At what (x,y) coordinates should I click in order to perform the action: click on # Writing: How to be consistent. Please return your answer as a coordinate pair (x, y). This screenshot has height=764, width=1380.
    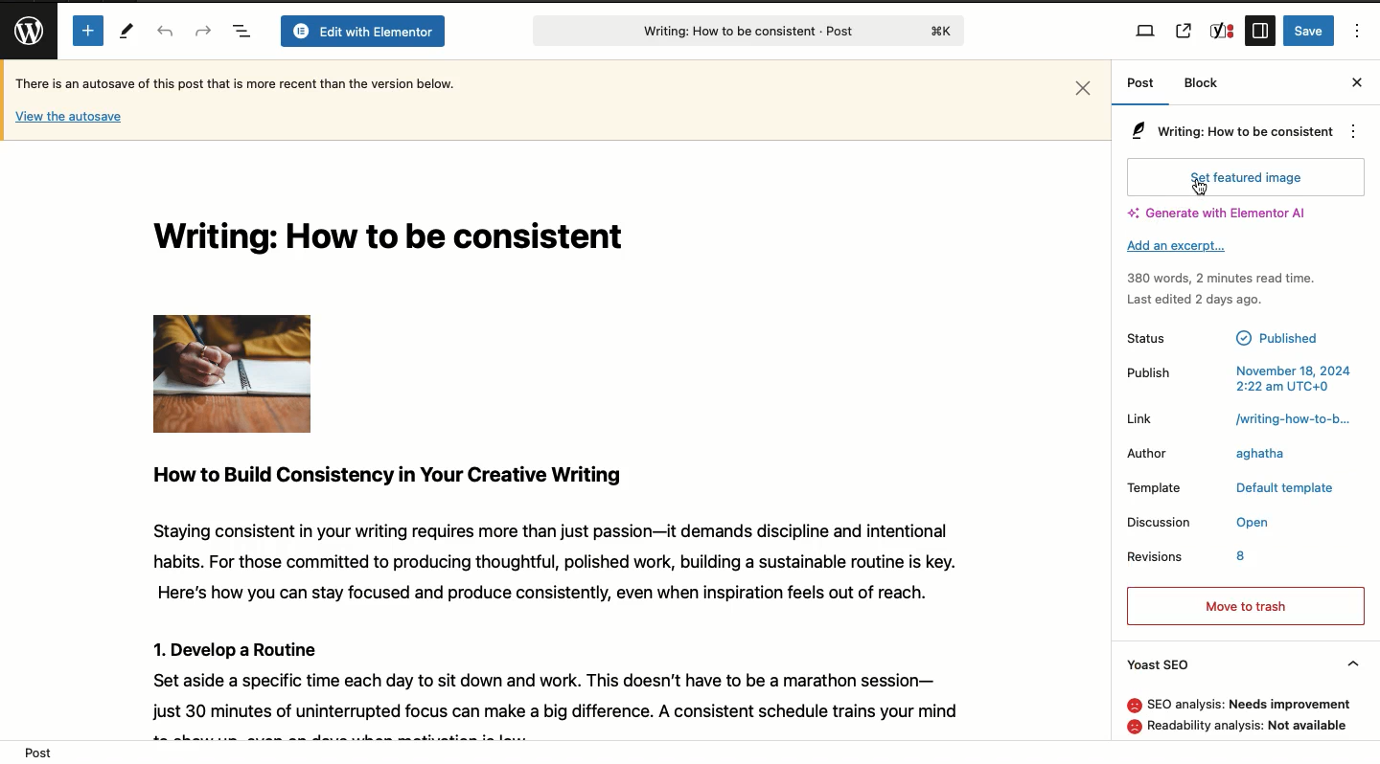
    Looking at the image, I should click on (1225, 133).